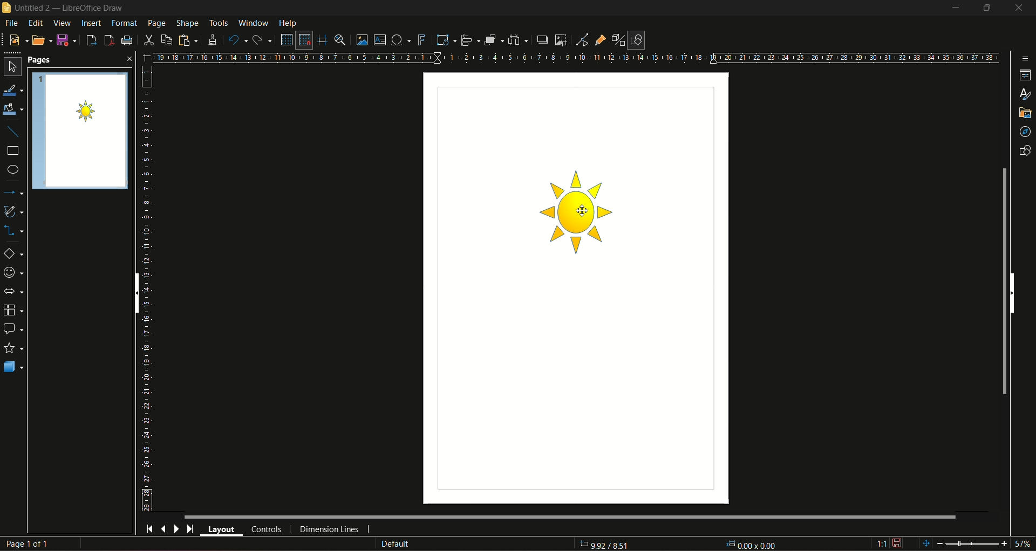 The image size is (1036, 551). What do you see at coordinates (91, 23) in the screenshot?
I see `insert` at bounding box center [91, 23].